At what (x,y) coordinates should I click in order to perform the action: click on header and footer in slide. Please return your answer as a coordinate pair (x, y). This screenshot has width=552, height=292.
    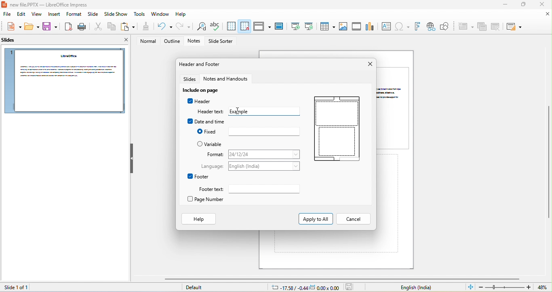
    Looking at the image, I should click on (336, 130).